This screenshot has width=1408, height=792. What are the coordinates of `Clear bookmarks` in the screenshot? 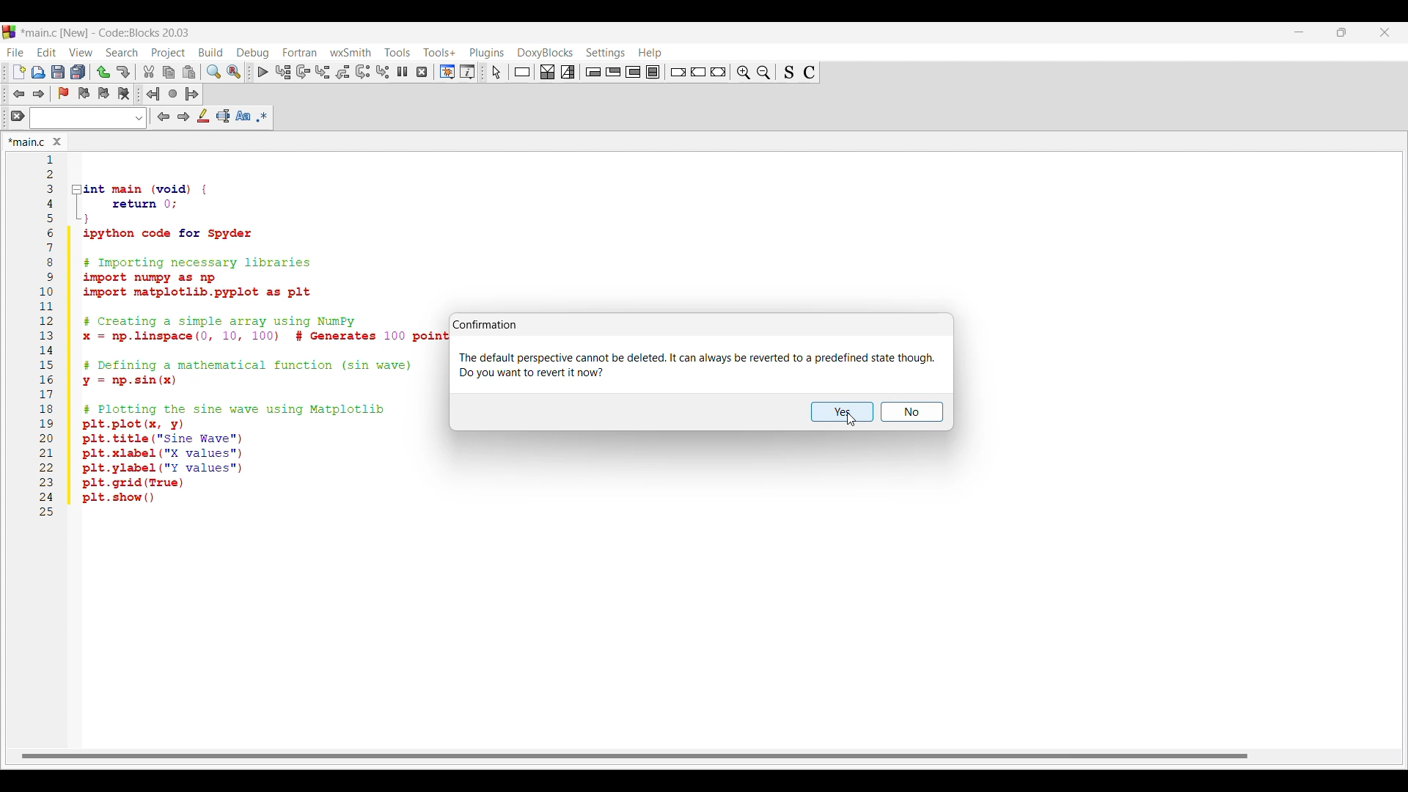 It's located at (124, 94).